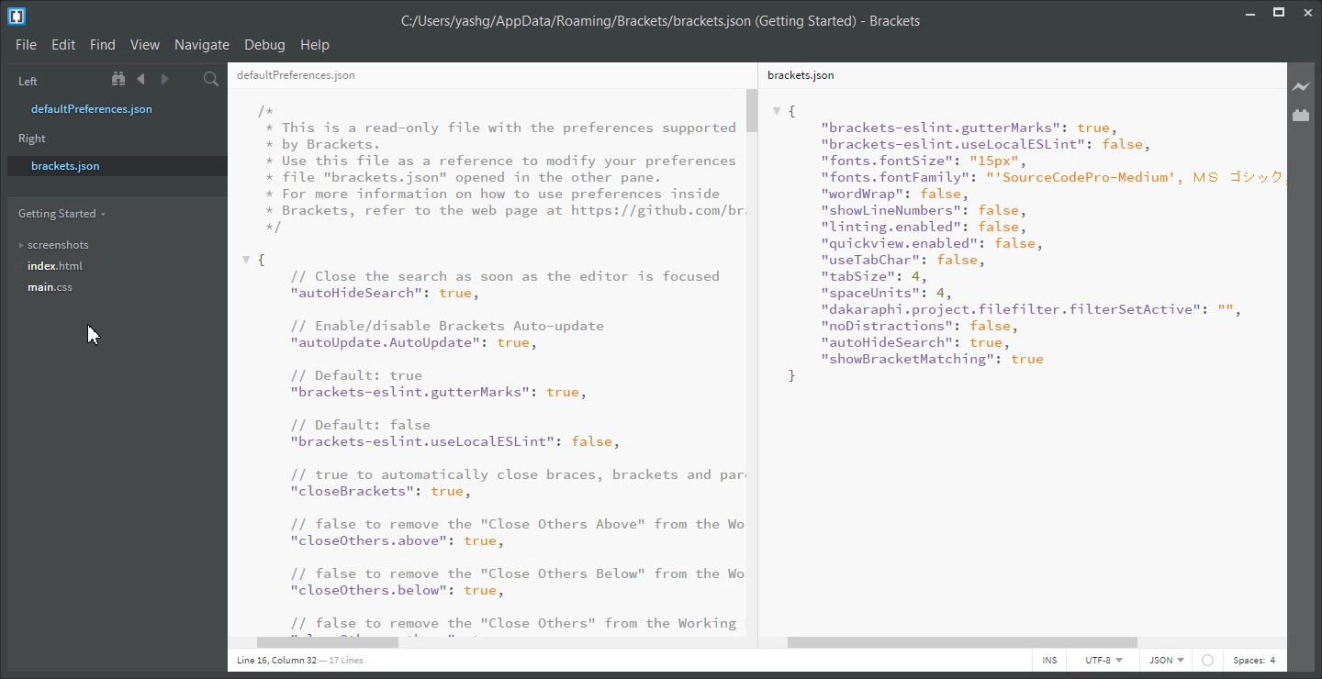  Describe the element at coordinates (120, 79) in the screenshot. I see `Show in the file tree` at that location.